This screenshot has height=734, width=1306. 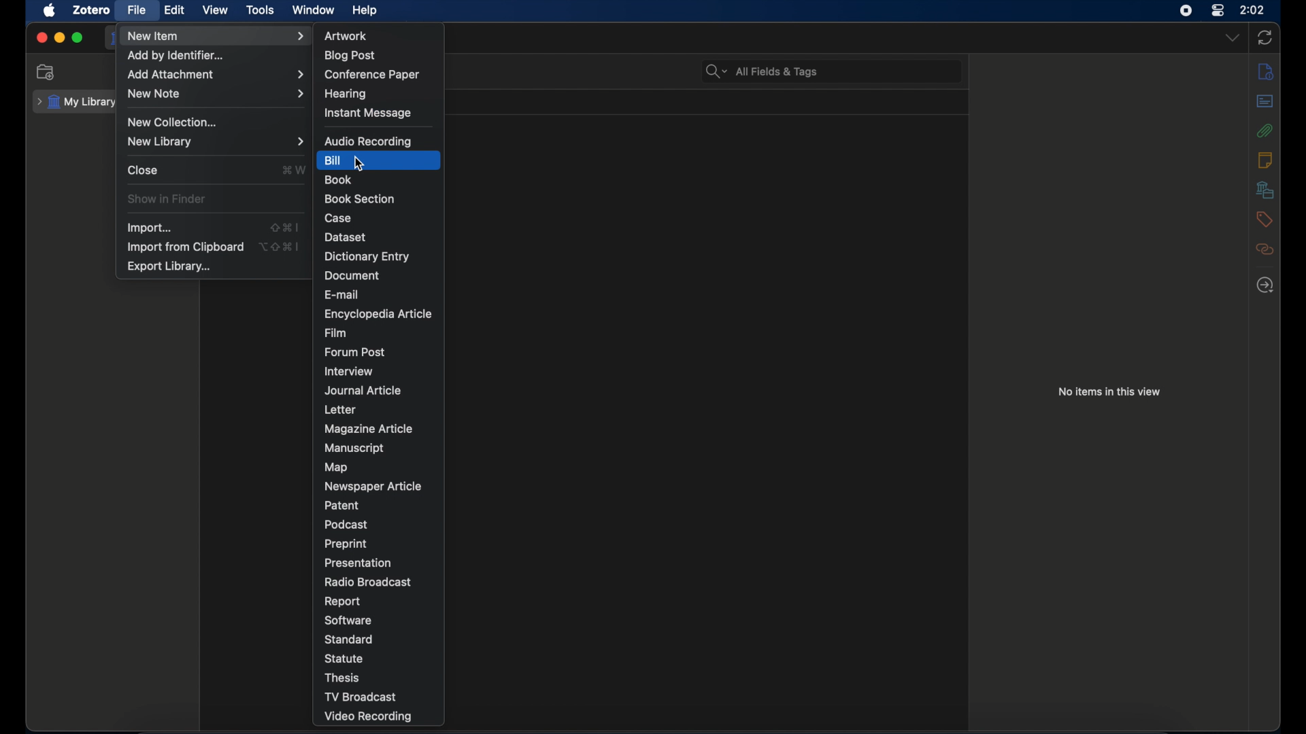 I want to click on window, so click(x=314, y=10).